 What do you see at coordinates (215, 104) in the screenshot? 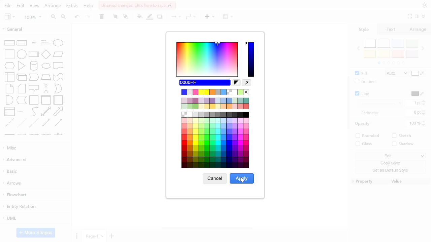
I see `other colors` at bounding box center [215, 104].